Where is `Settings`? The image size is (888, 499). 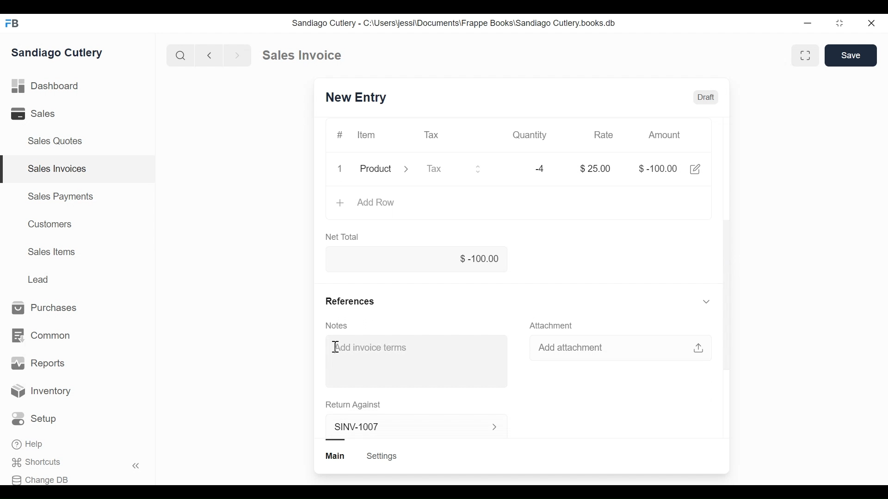
Settings is located at coordinates (382, 456).